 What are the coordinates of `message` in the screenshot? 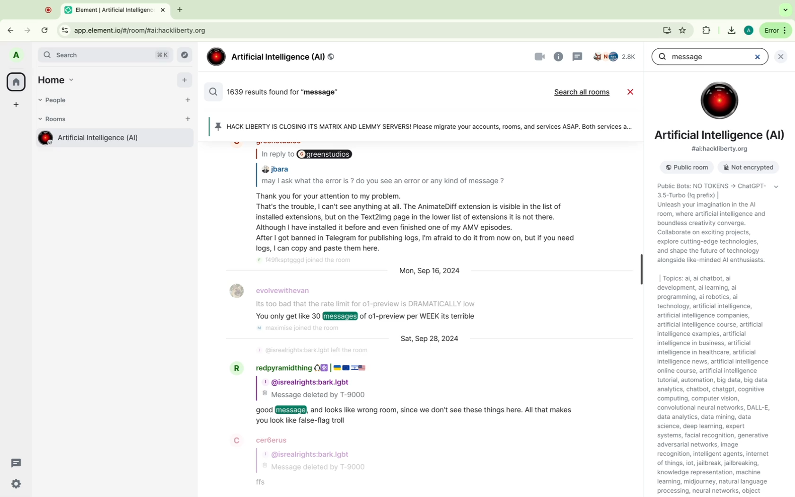 It's located at (687, 56).